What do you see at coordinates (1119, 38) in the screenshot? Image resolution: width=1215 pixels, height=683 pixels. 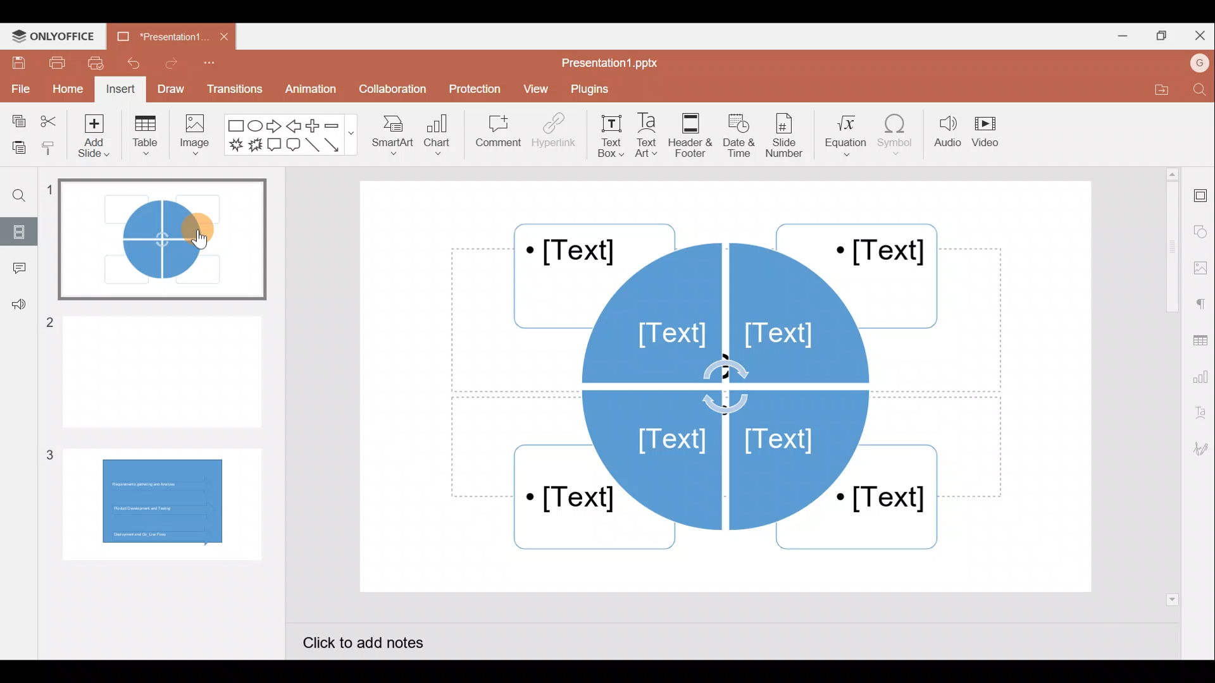 I see `Minimize` at bounding box center [1119, 38].